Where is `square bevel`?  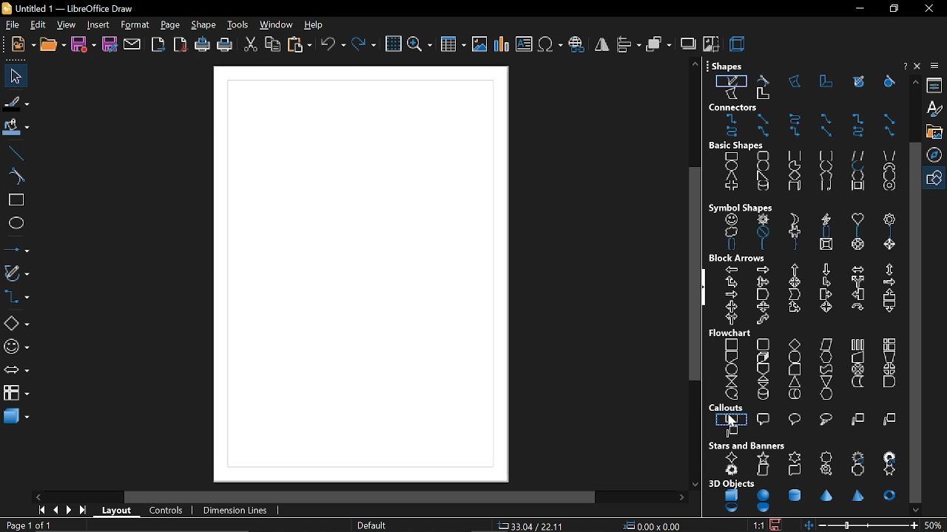
square bevel is located at coordinates (826, 248).